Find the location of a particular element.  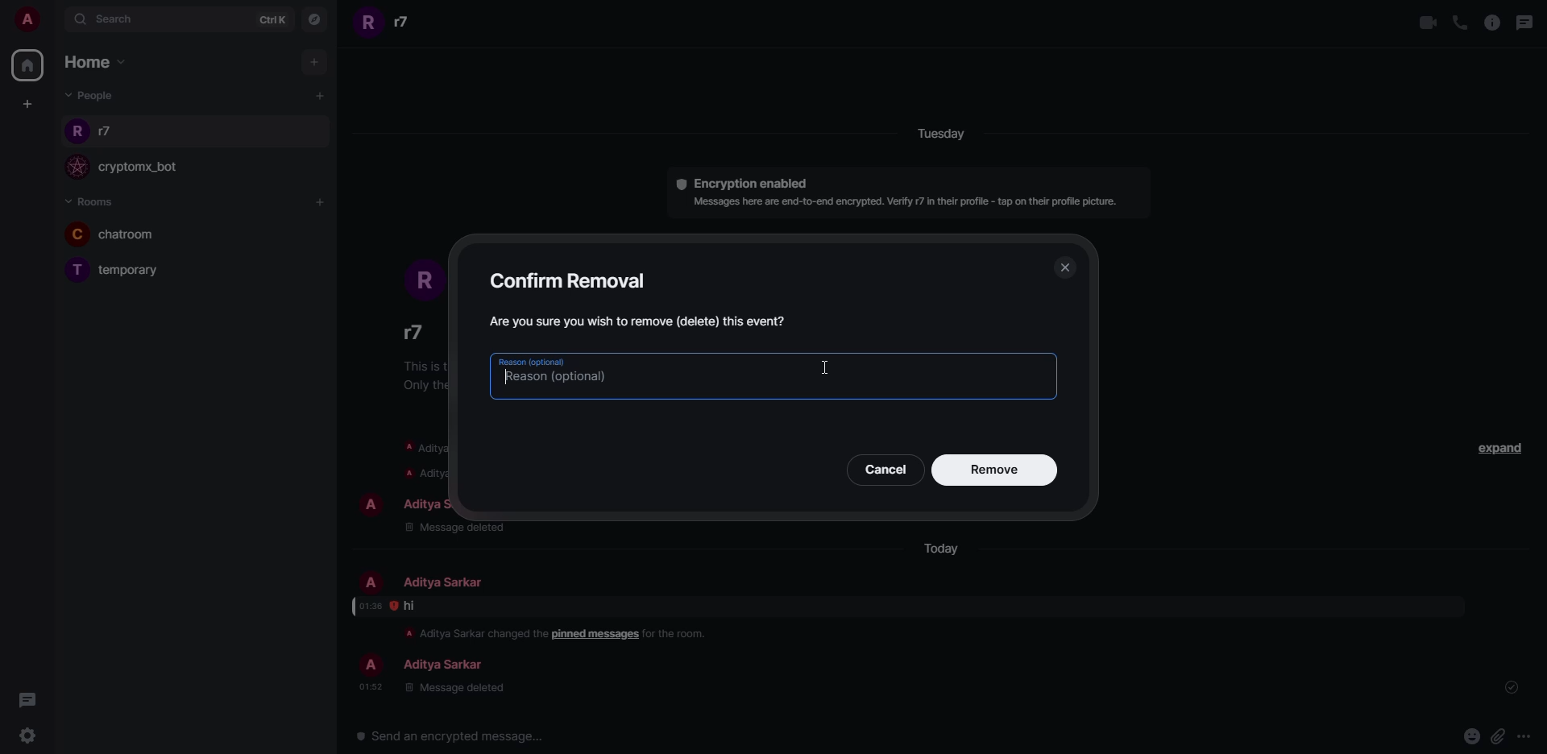

people is located at coordinates (92, 95).